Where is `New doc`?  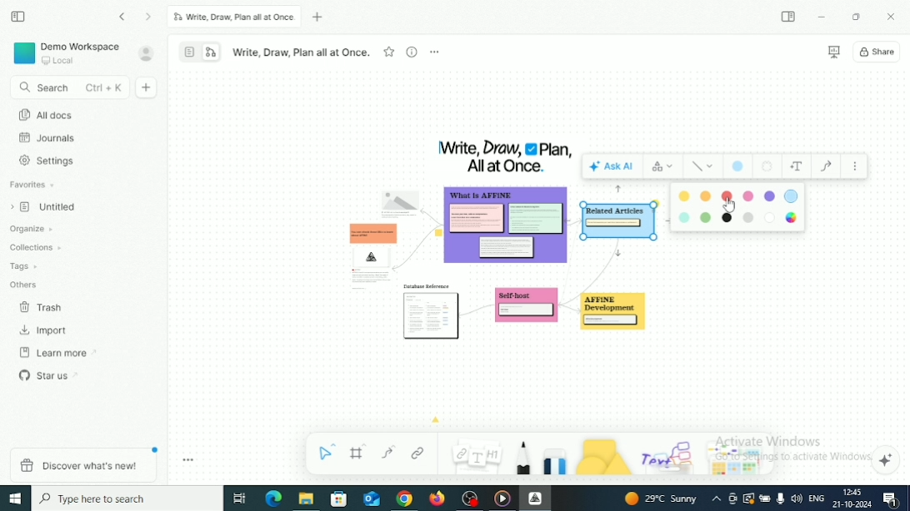
New doc is located at coordinates (147, 87).